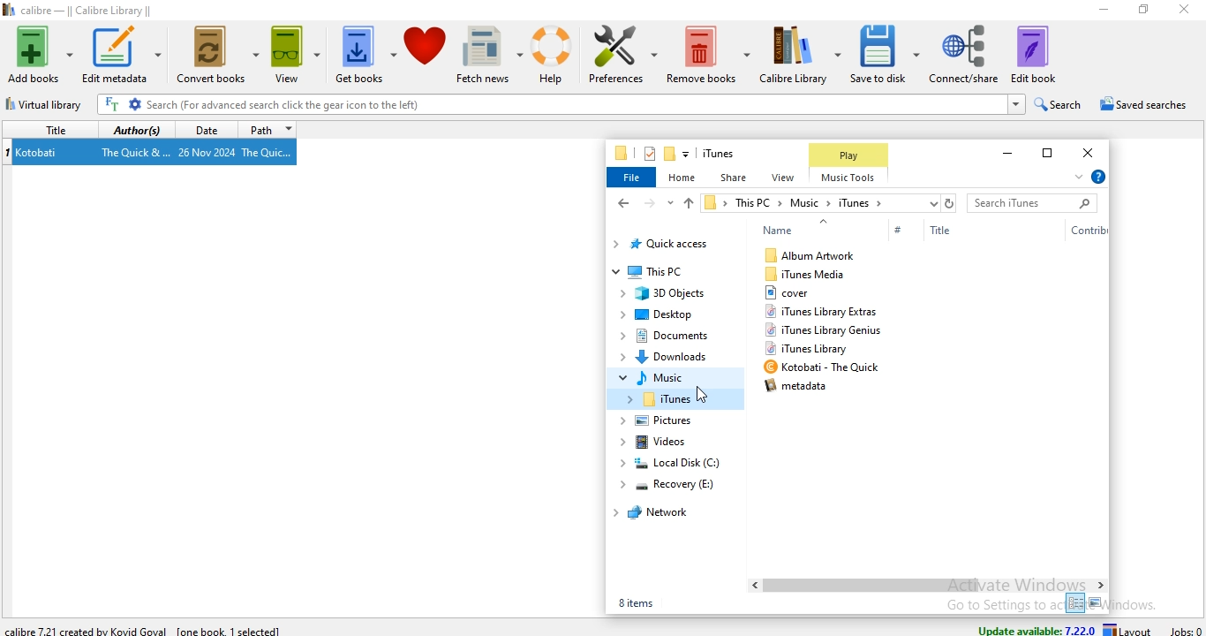  I want to click on up file path, so click(687, 203).